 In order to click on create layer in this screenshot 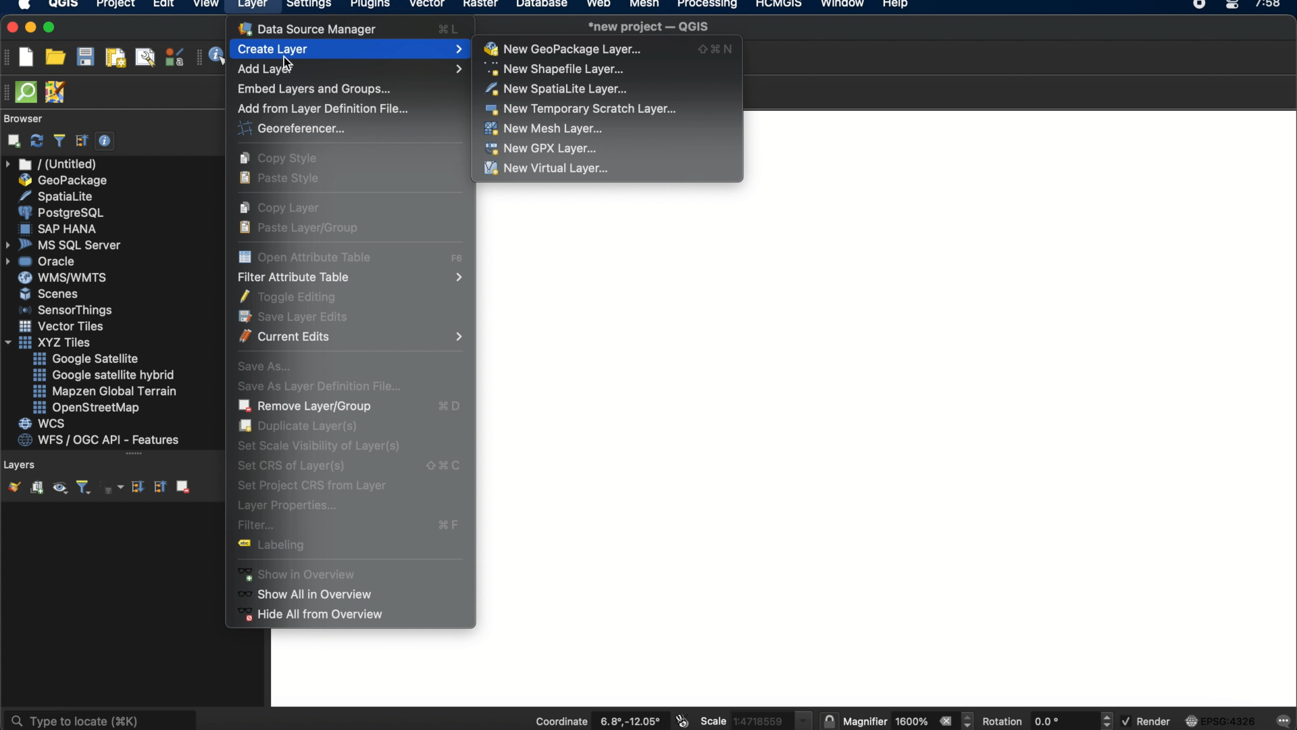, I will do `click(351, 49)`.